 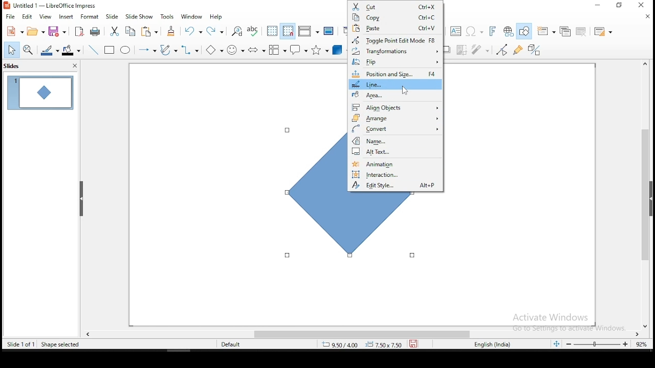 I want to click on callout shapes, so click(x=300, y=49).